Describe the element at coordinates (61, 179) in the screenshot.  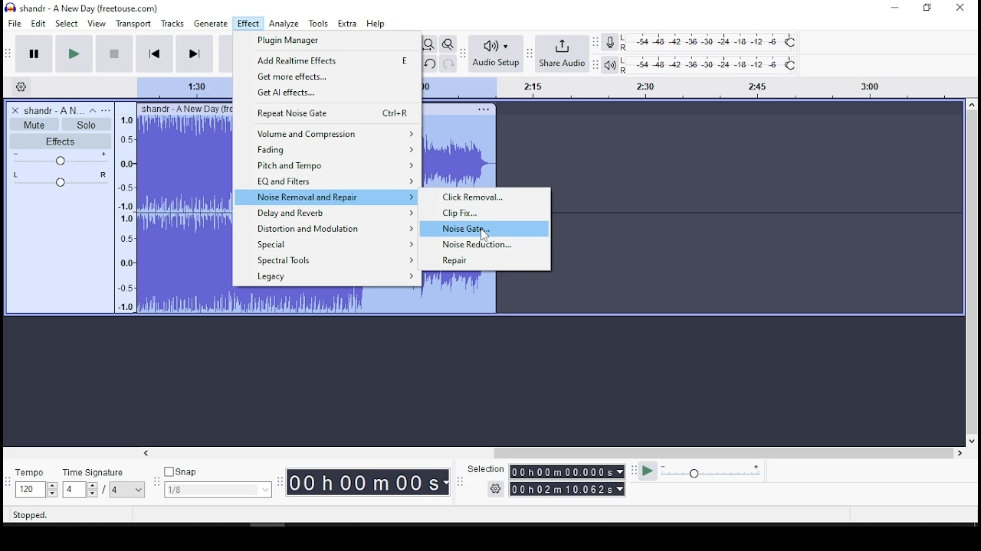
I see `pan` at that location.